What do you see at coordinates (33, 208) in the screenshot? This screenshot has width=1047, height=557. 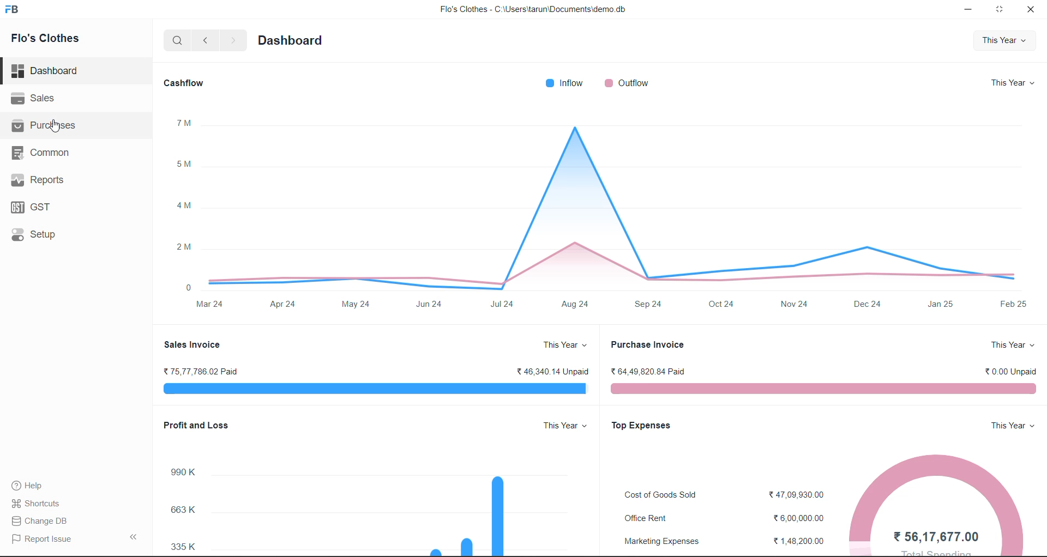 I see `GST` at bounding box center [33, 208].